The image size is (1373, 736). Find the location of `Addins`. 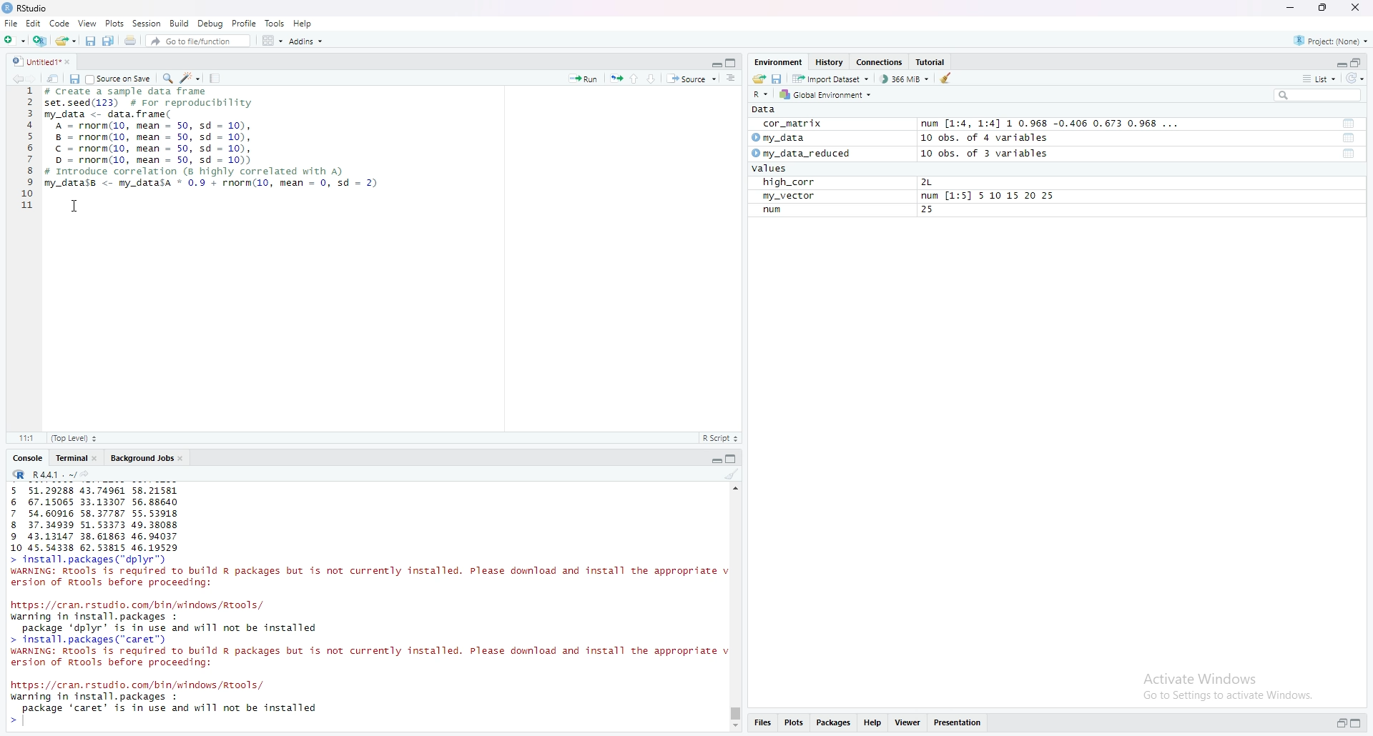

Addins is located at coordinates (307, 41).